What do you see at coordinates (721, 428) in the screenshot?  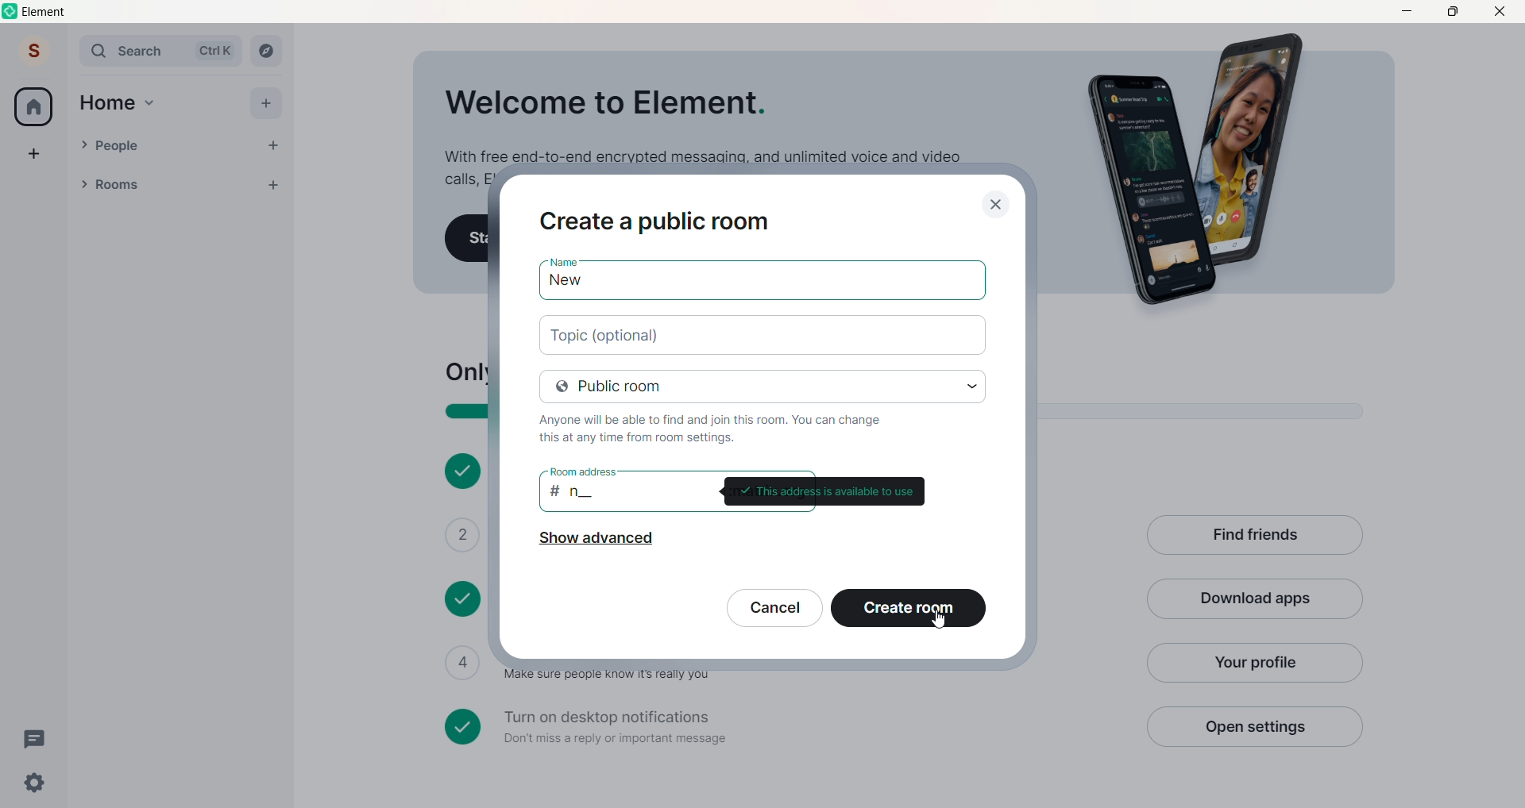 I see `Only people invited will be able to find and join this room. You can
change this at any time from room settings.` at bounding box center [721, 428].